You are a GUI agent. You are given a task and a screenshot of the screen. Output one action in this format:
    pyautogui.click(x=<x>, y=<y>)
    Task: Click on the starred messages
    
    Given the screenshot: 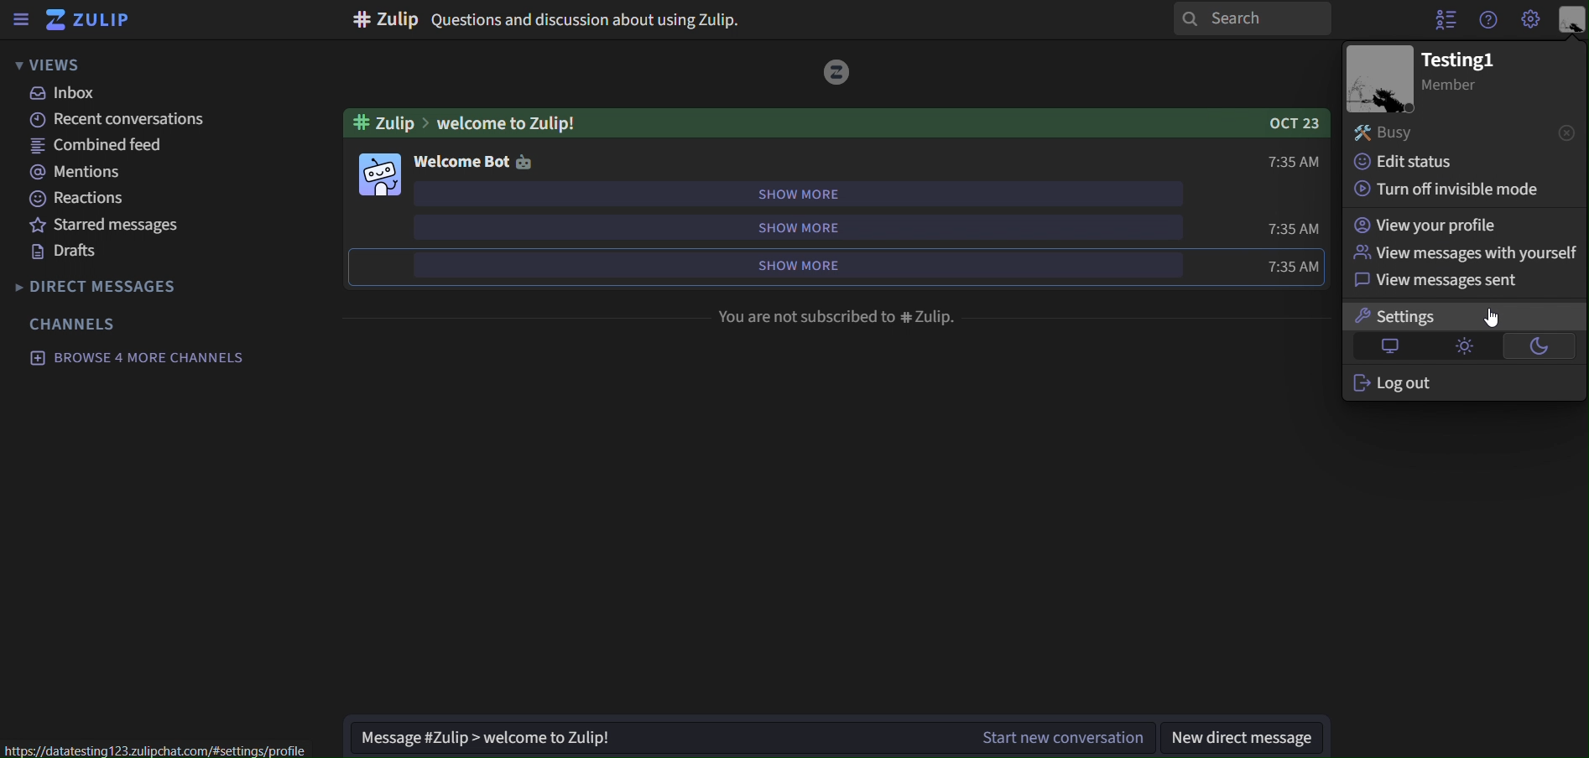 What is the action you would take?
    pyautogui.click(x=107, y=226)
    